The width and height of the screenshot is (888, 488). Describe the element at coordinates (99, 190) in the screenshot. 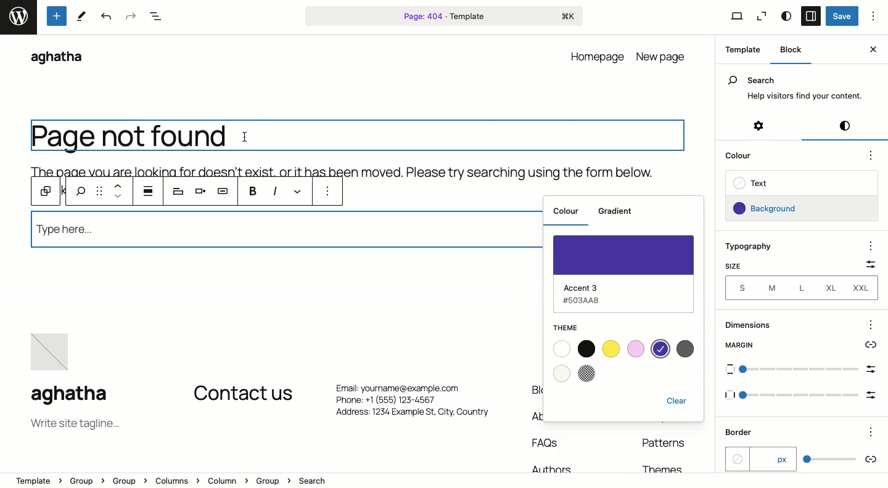

I see `Drag` at that location.